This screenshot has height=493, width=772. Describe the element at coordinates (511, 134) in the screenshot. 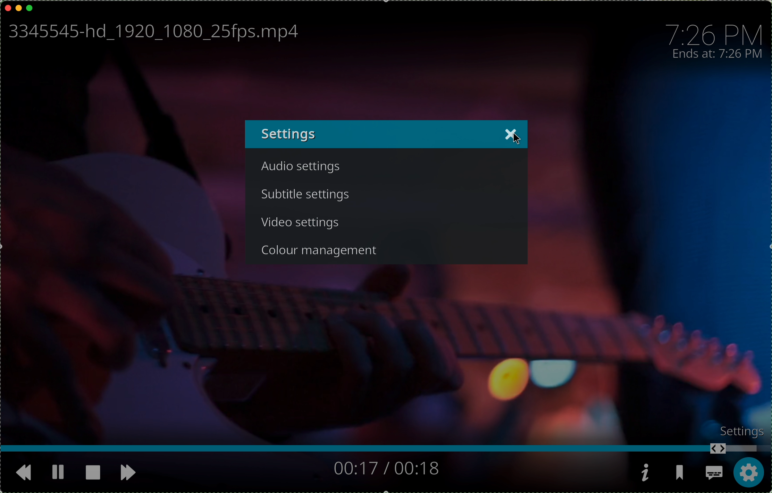

I see `close` at that location.